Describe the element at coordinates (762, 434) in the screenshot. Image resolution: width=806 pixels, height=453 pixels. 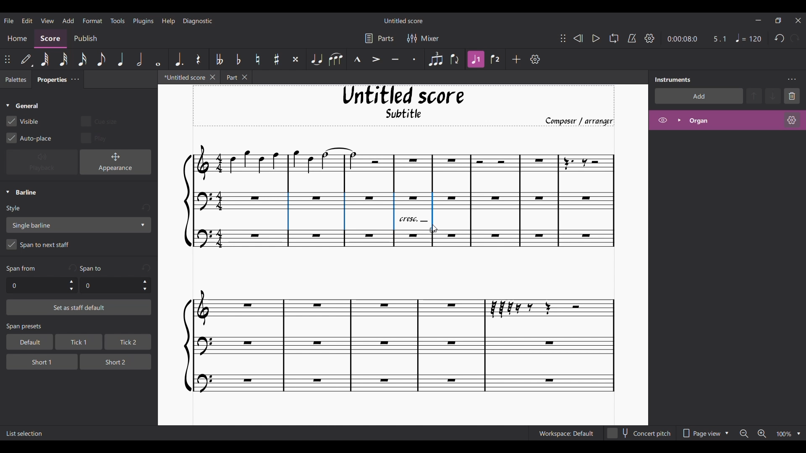
I see `Zoom in` at that location.